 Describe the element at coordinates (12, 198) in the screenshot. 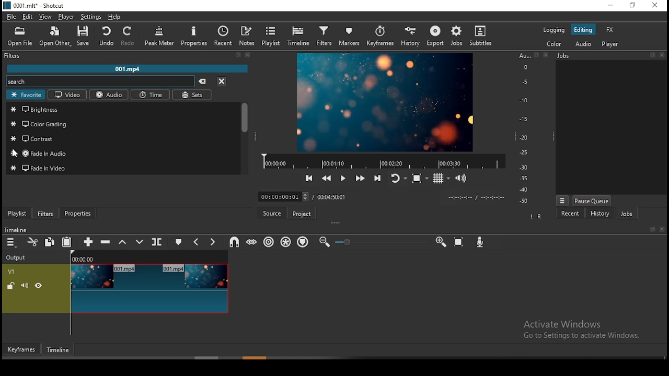

I see `timeline menu` at that location.